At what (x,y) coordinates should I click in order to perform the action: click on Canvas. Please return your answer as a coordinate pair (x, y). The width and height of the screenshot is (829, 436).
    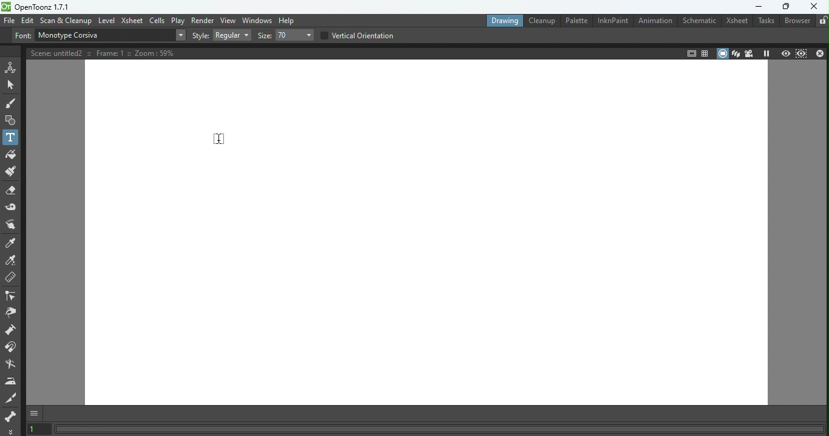
    Looking at the image, I should click on (423, 237).